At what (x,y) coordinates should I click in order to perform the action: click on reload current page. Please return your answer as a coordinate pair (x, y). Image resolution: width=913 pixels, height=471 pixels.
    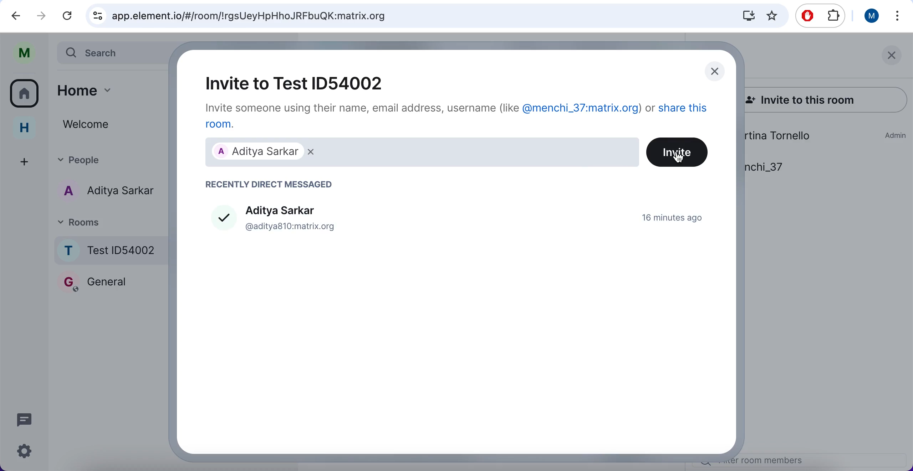
    Looking at the image, I should click on (67, 17).